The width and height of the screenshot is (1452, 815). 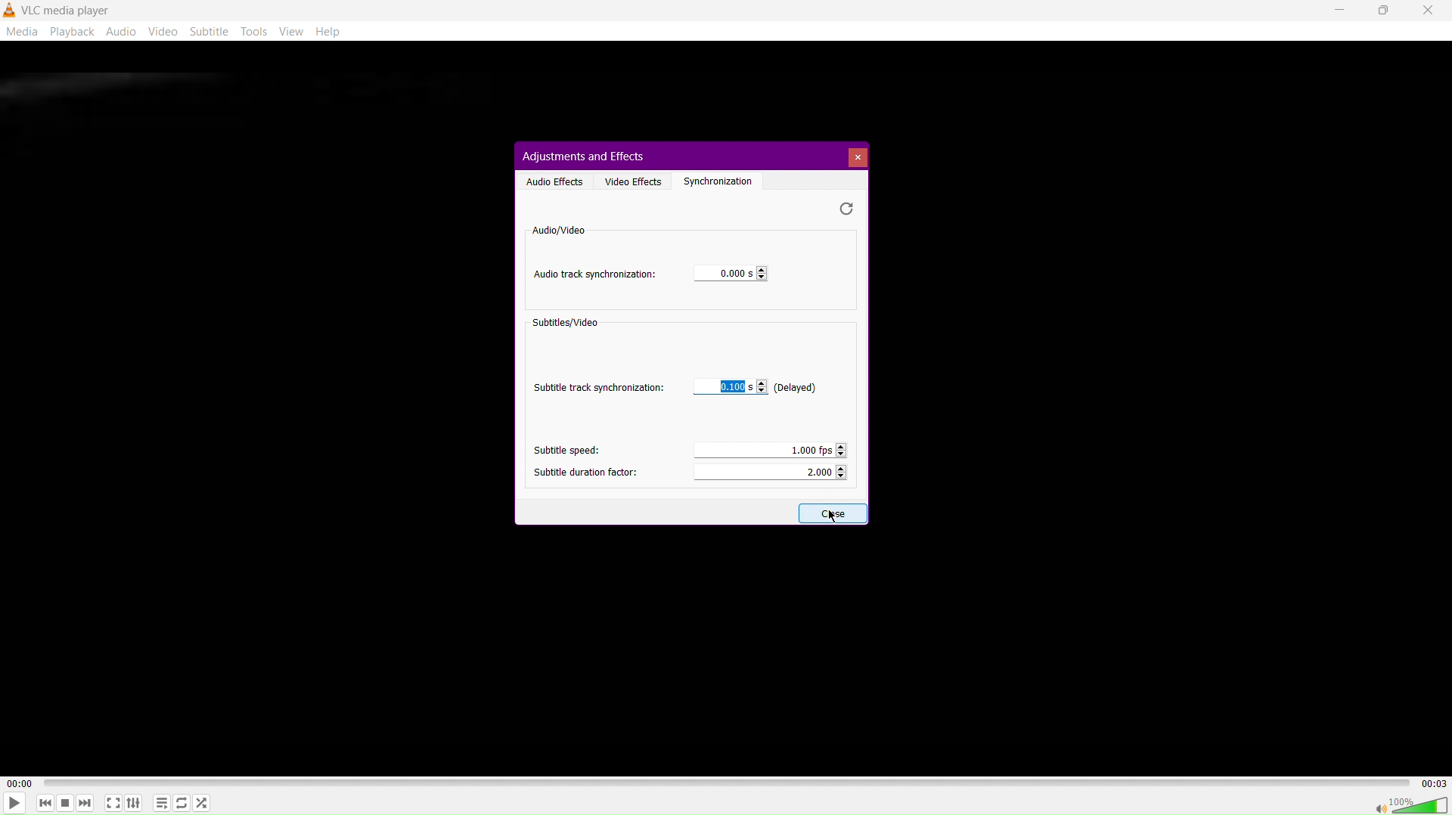 I want to click on Audio Effects, so click(x=551, y=181).